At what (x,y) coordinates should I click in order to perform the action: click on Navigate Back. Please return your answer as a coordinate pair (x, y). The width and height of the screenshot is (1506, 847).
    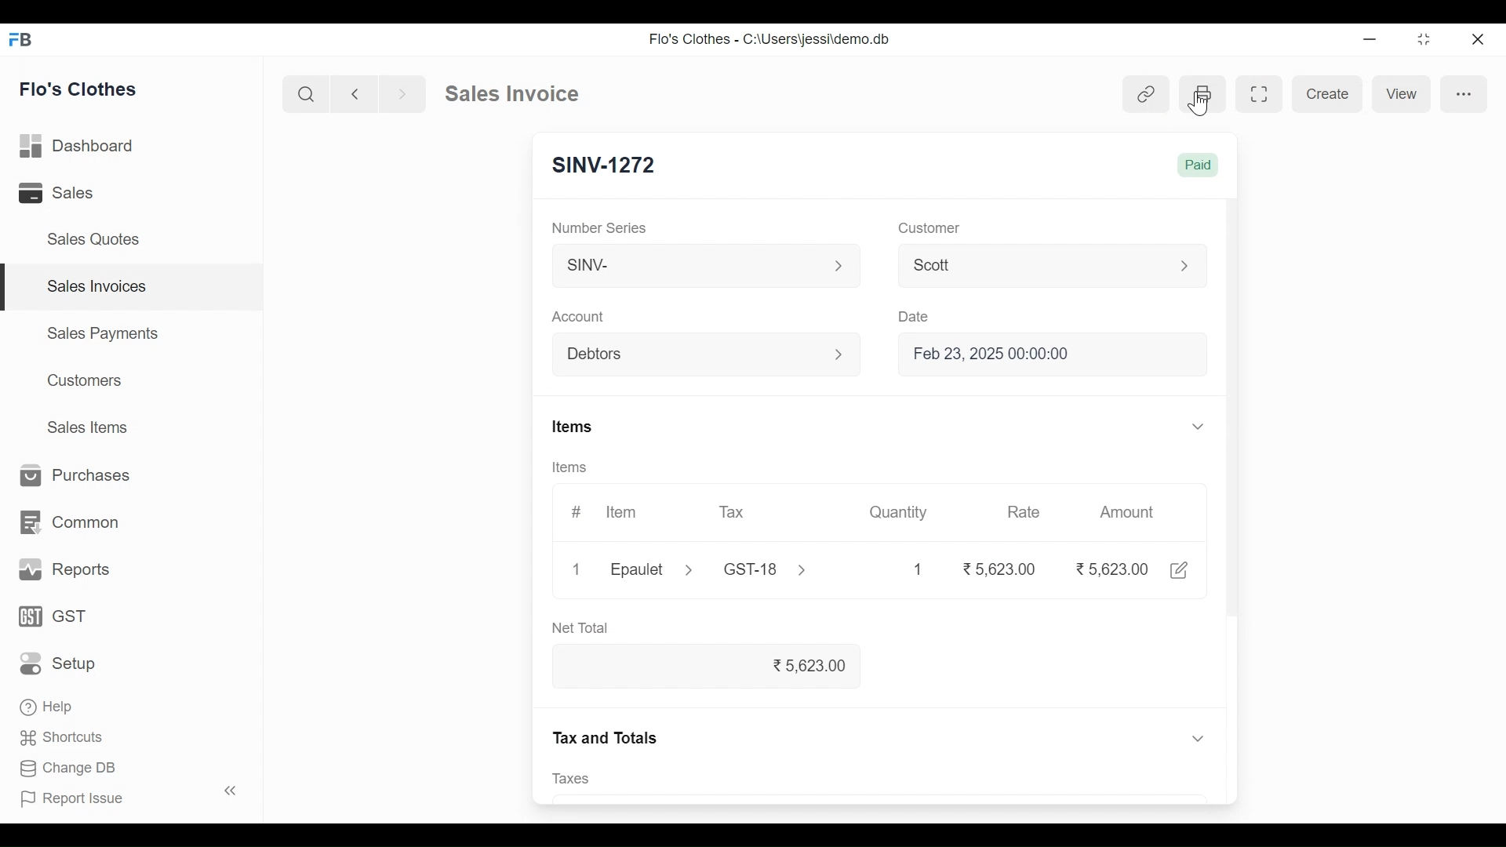
    Looking at the image, I should click on (354, 94).